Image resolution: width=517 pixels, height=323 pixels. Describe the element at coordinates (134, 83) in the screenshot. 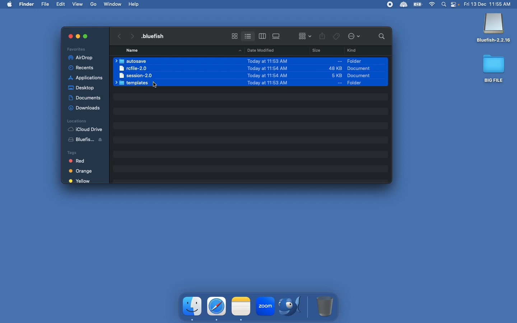

I see `Folders` at that location.